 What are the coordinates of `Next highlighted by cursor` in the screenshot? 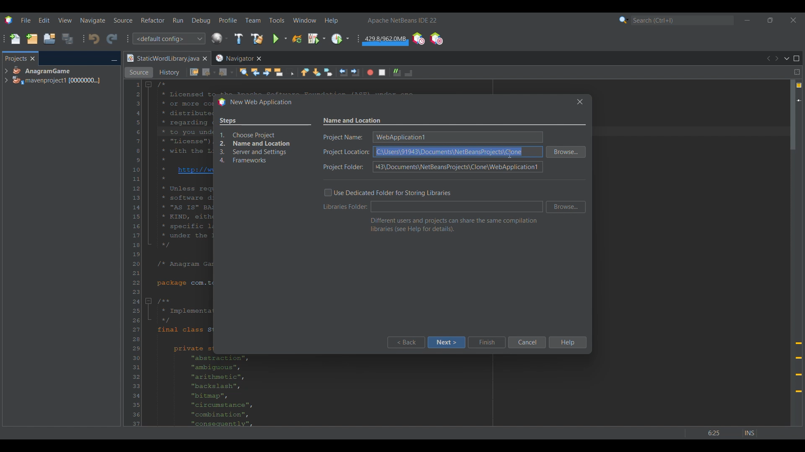 It's located at (446, 342).